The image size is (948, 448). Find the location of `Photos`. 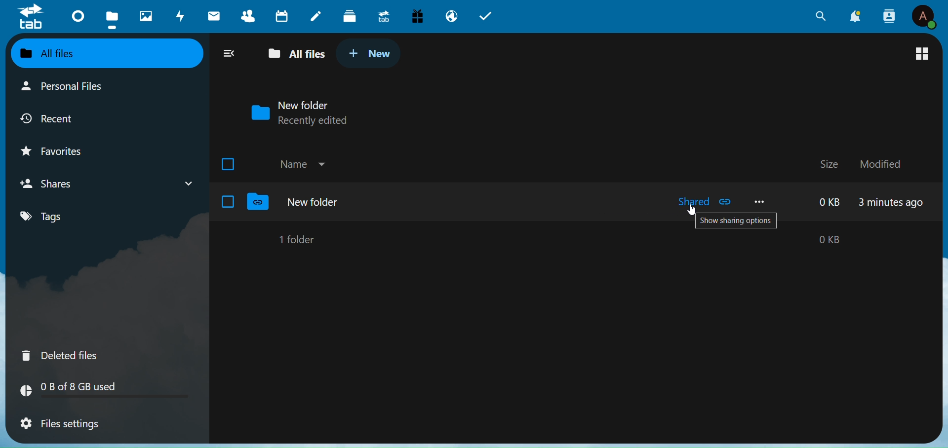

Photos is located at coordinates (143, 14).